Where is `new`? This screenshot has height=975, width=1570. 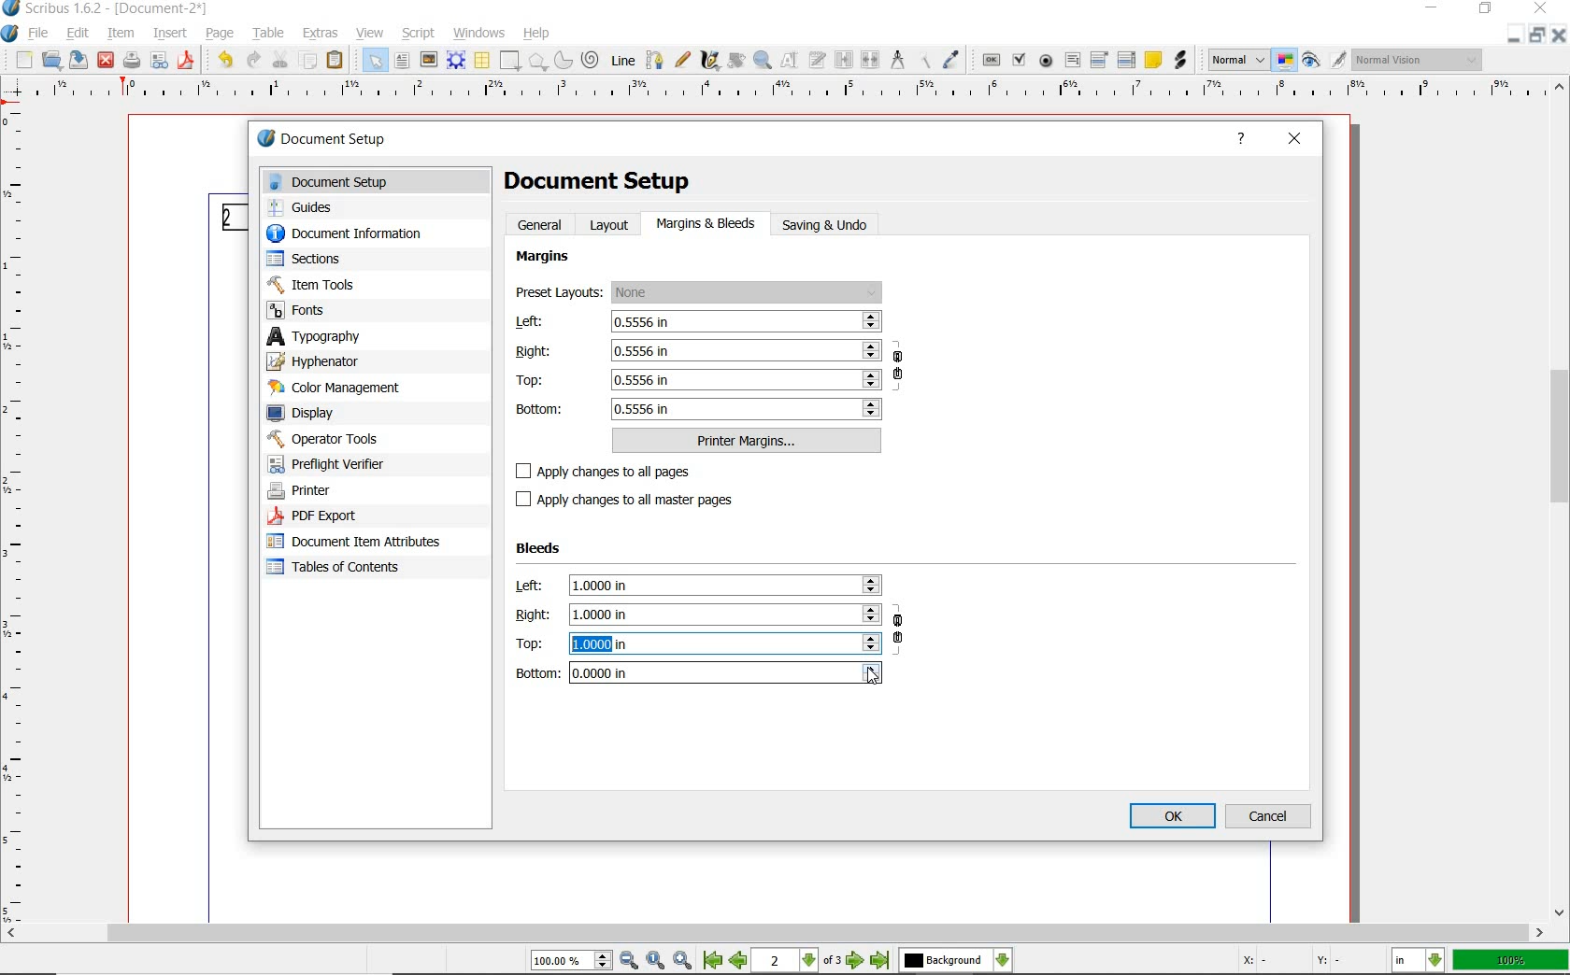 new is located at coordinates (25, 61).